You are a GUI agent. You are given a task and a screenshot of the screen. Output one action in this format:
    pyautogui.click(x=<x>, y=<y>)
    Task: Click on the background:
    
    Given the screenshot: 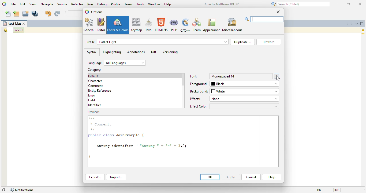 What is the action you would take?
    pyautogui.click(x=199, y=91)
    